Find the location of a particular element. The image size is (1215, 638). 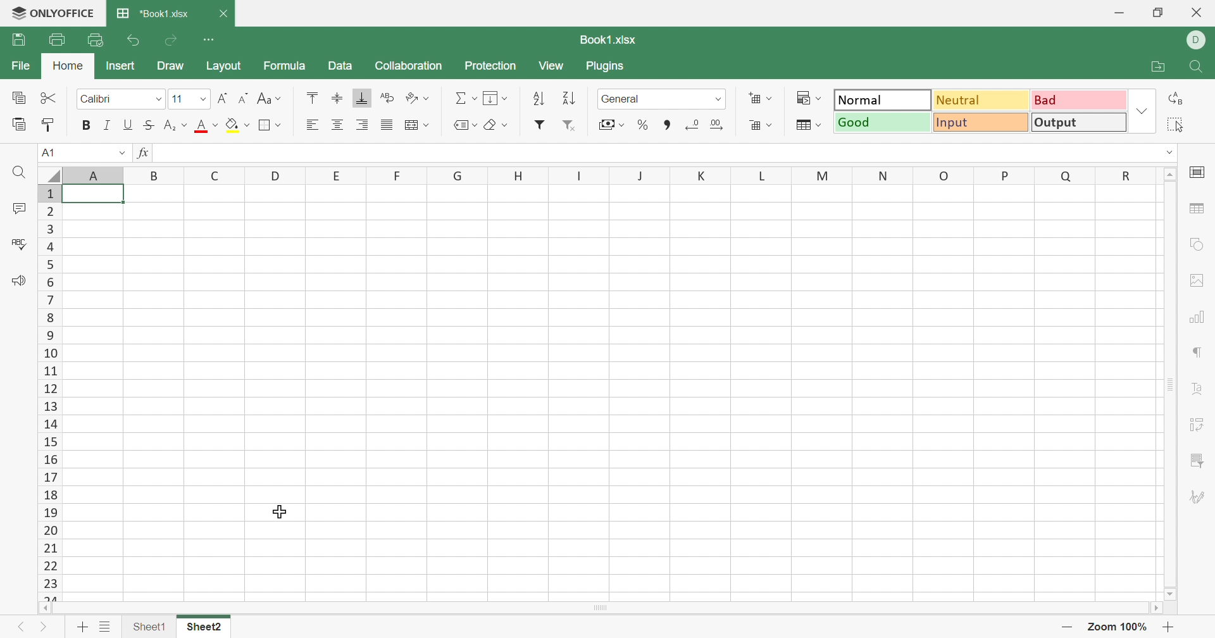

Comments is located at coordinates (18, 210).